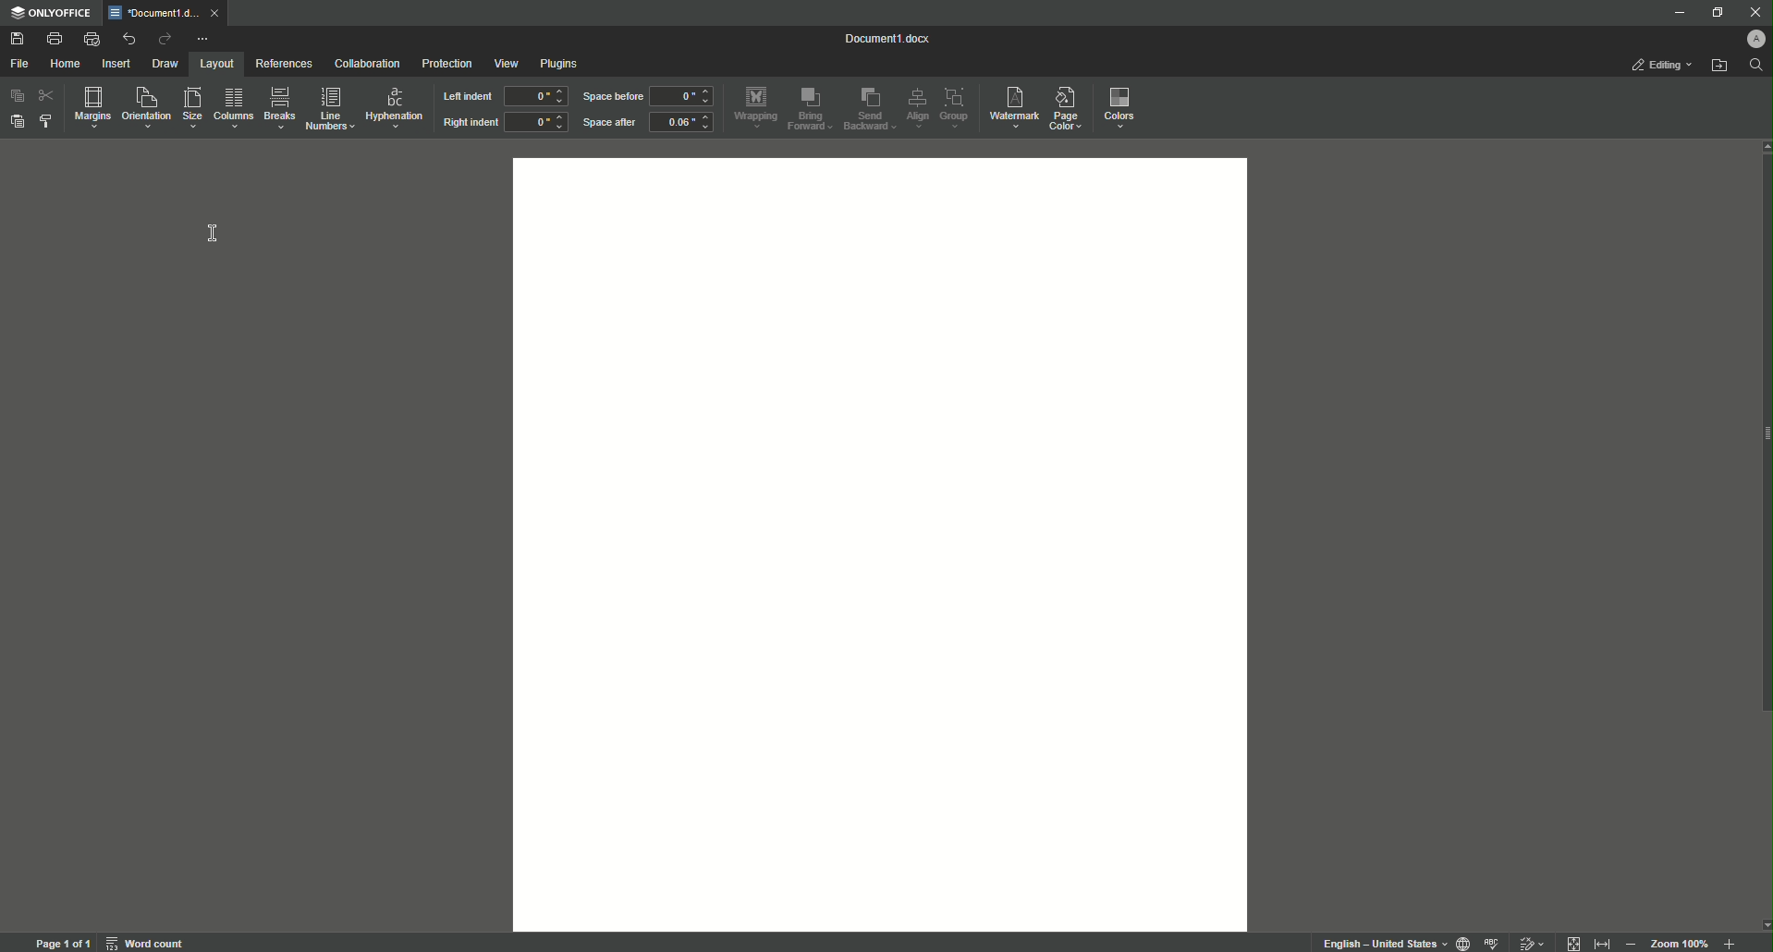 The image size is (1773, 952). Describe the element at coordinates (536, 125) in the screenshot. I see `0` at that location.